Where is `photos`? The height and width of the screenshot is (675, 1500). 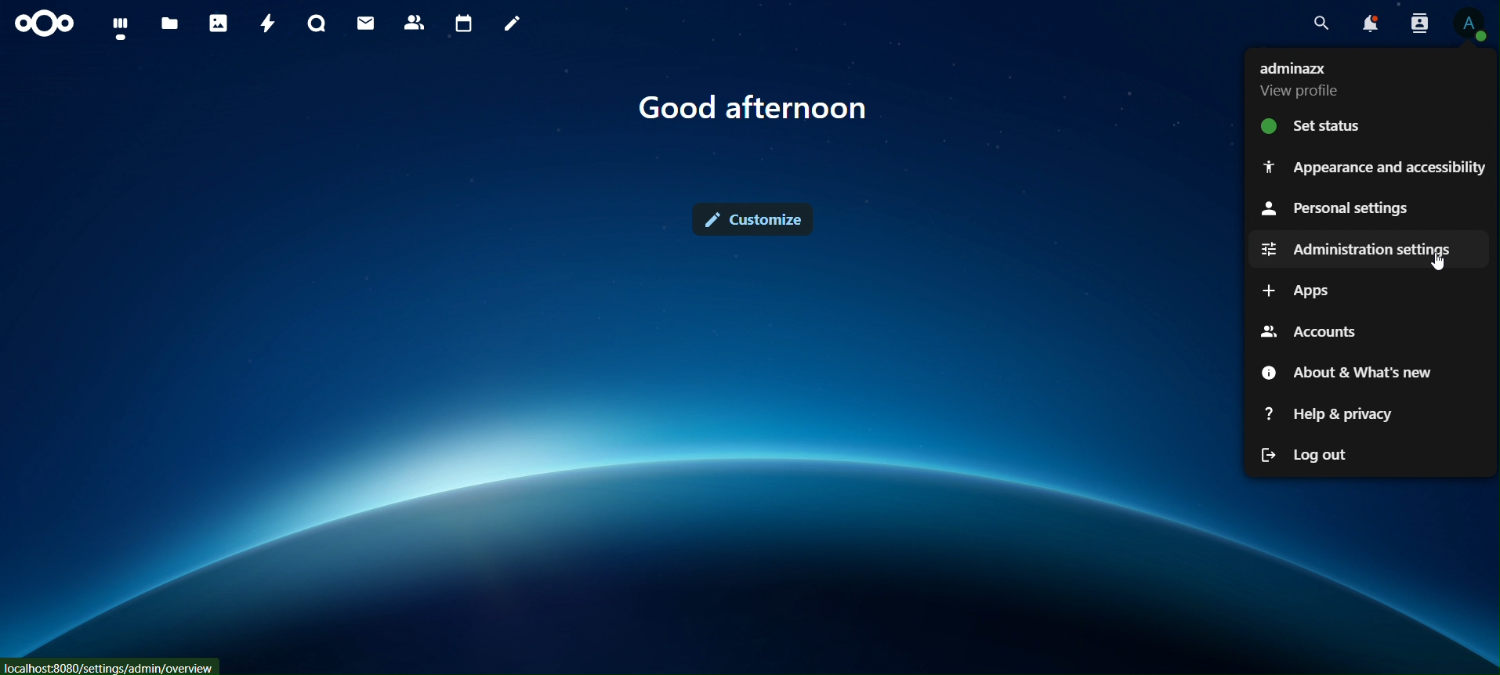 photos is located at coordinates (218, 23).